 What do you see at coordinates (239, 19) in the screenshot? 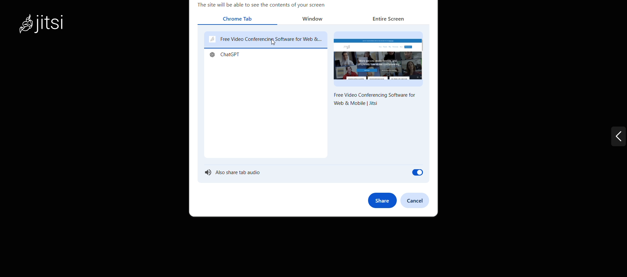
I see `Chrome Tab` at bounding box center [239, 19].